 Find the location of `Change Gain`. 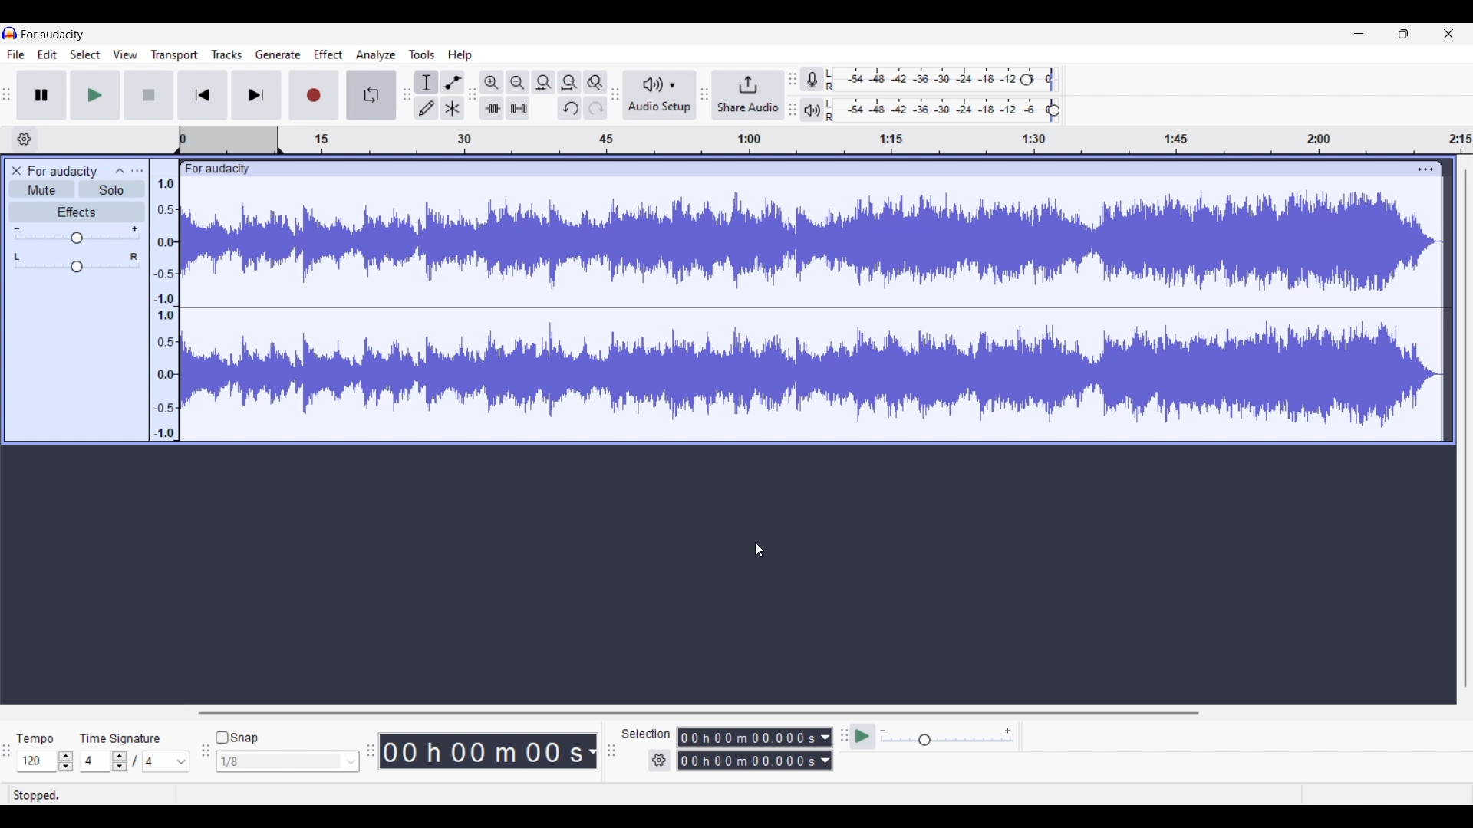

Change Gain is located at coordinates (77, 238).